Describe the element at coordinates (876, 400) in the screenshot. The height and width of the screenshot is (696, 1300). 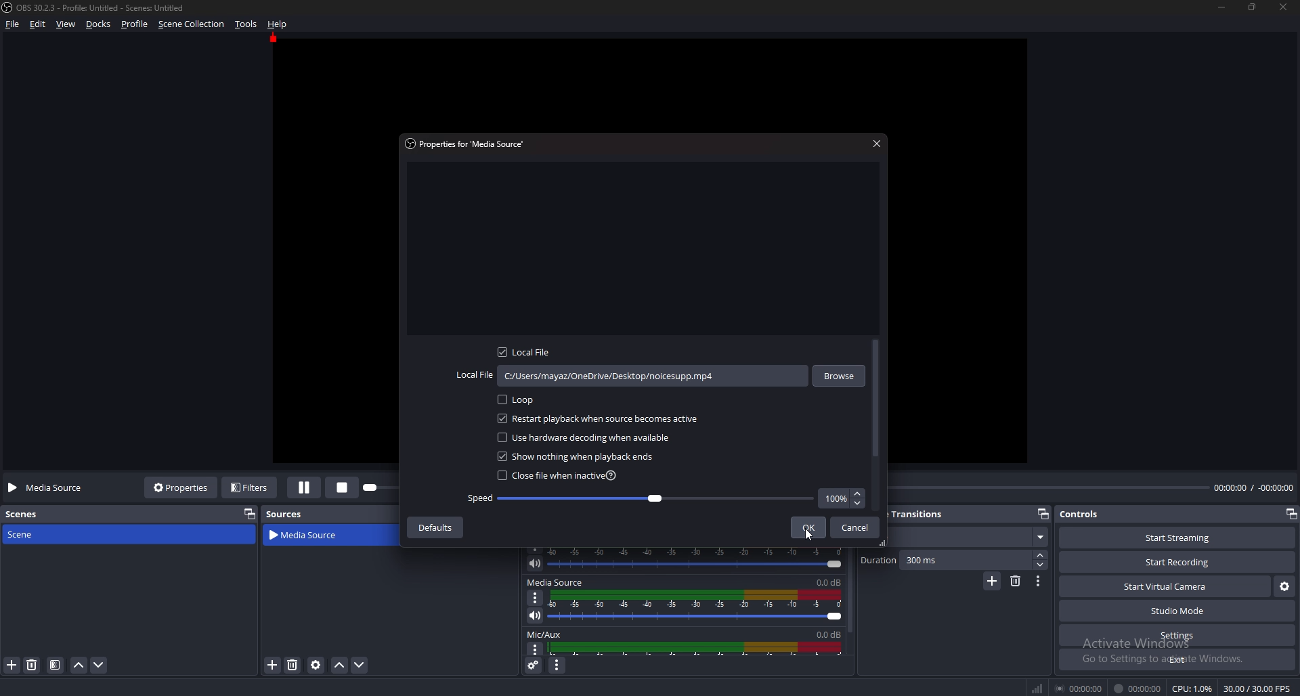
I see `Scroll bar` at that location.